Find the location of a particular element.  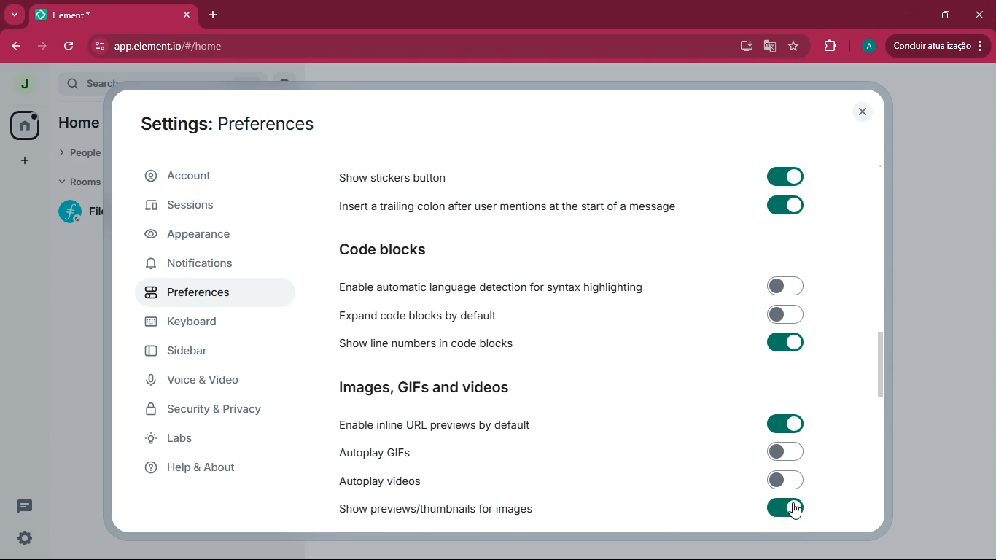

scroll bar is located at coordinates (886, 364).